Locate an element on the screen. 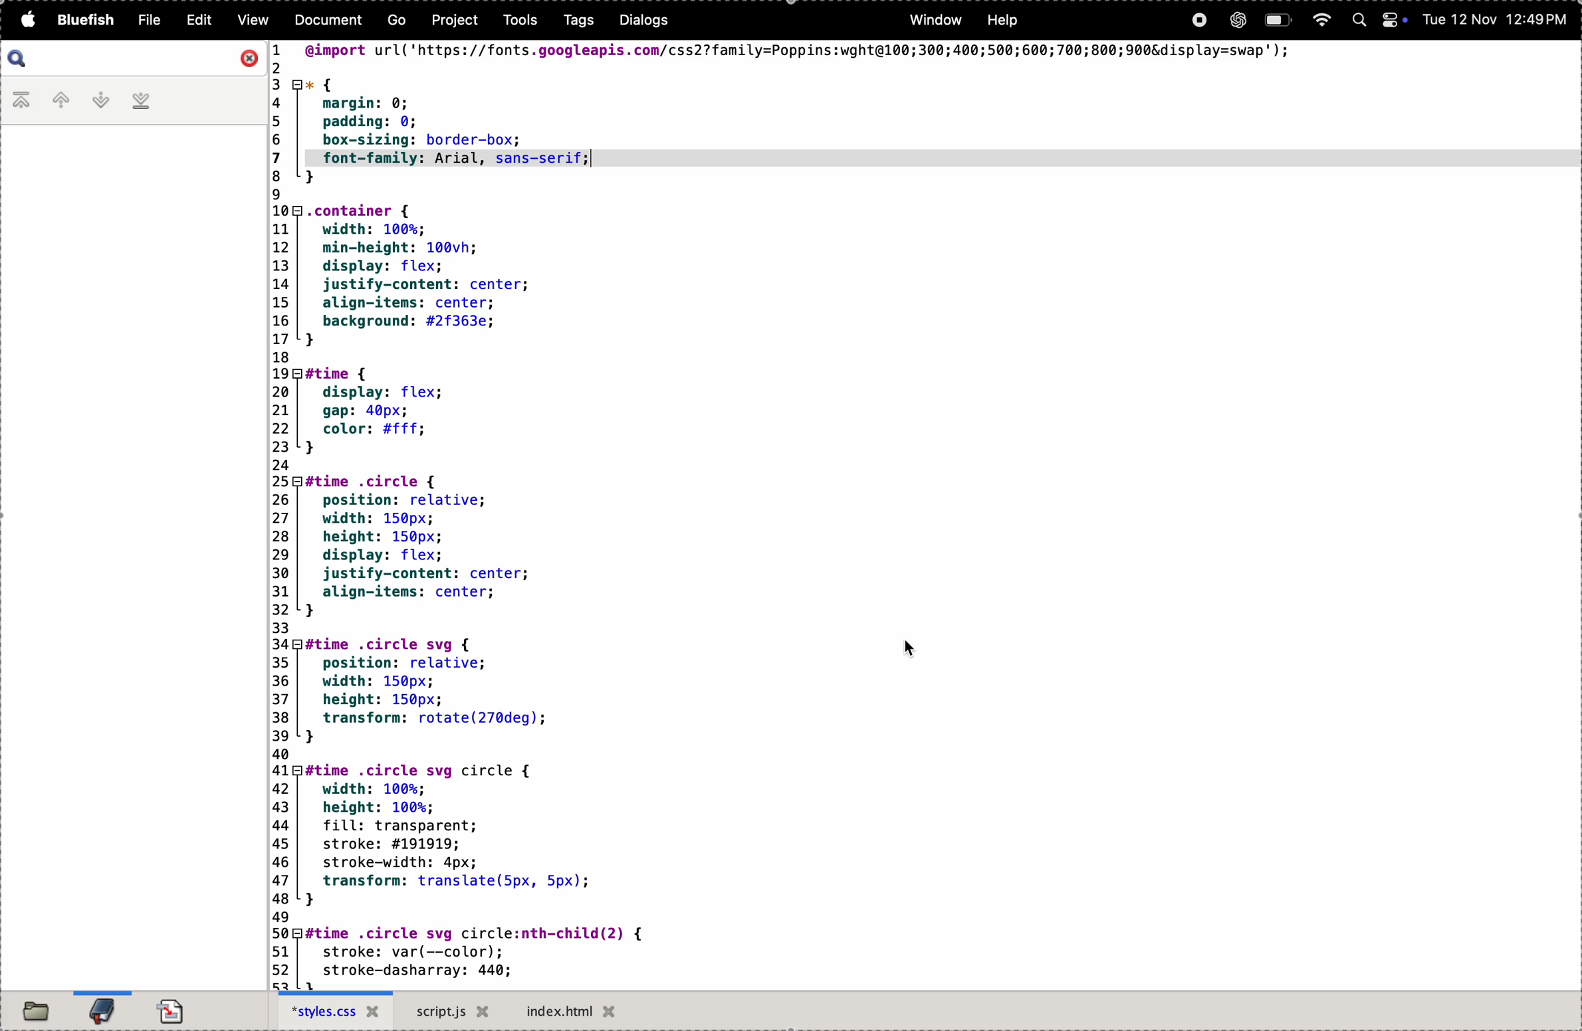  Bluefish is located at coordinates (83, 21).